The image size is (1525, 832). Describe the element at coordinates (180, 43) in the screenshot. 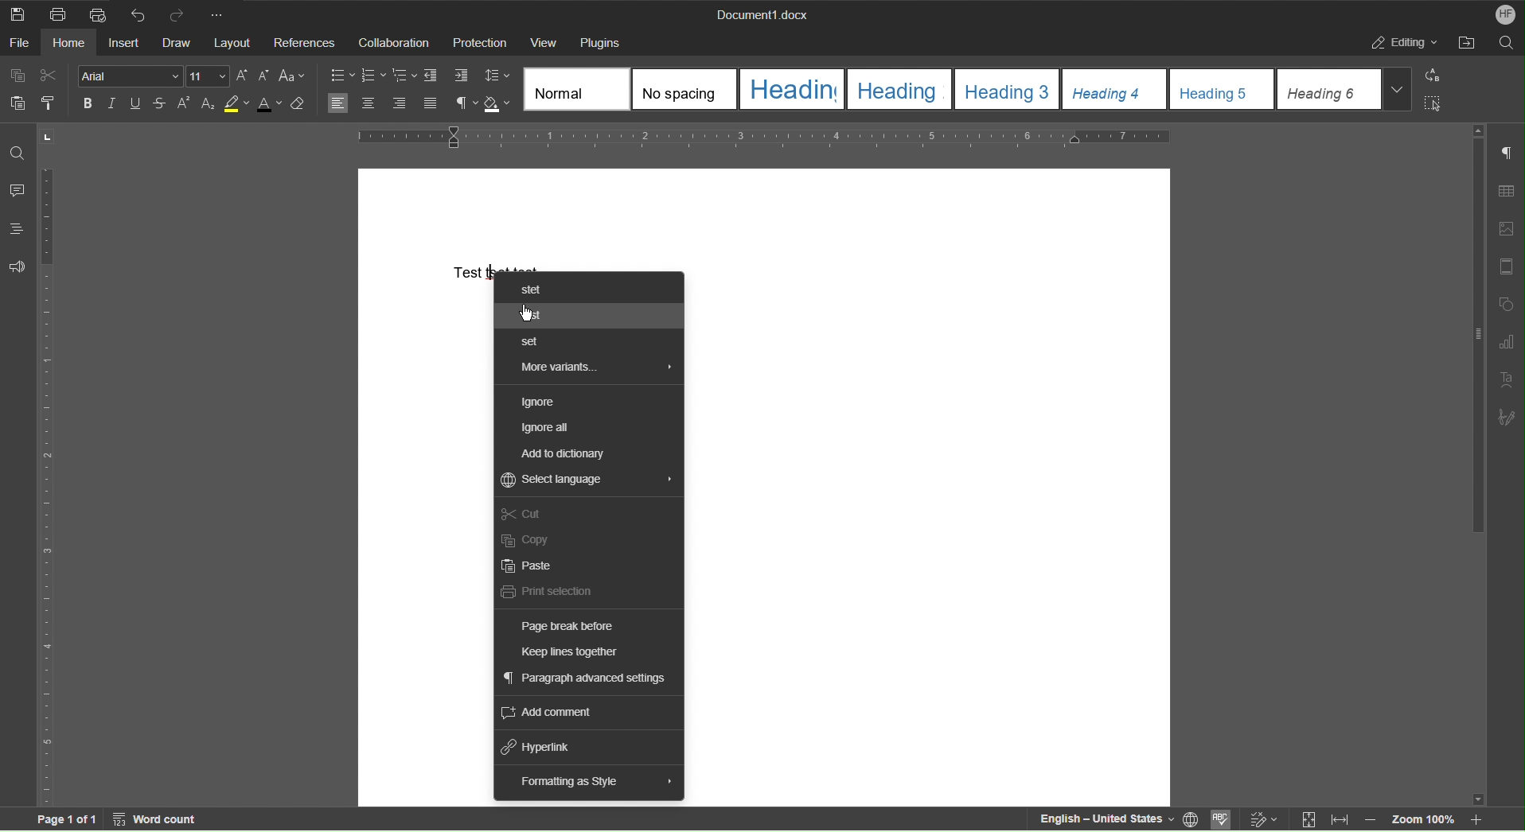

I see `Draw` at that location.